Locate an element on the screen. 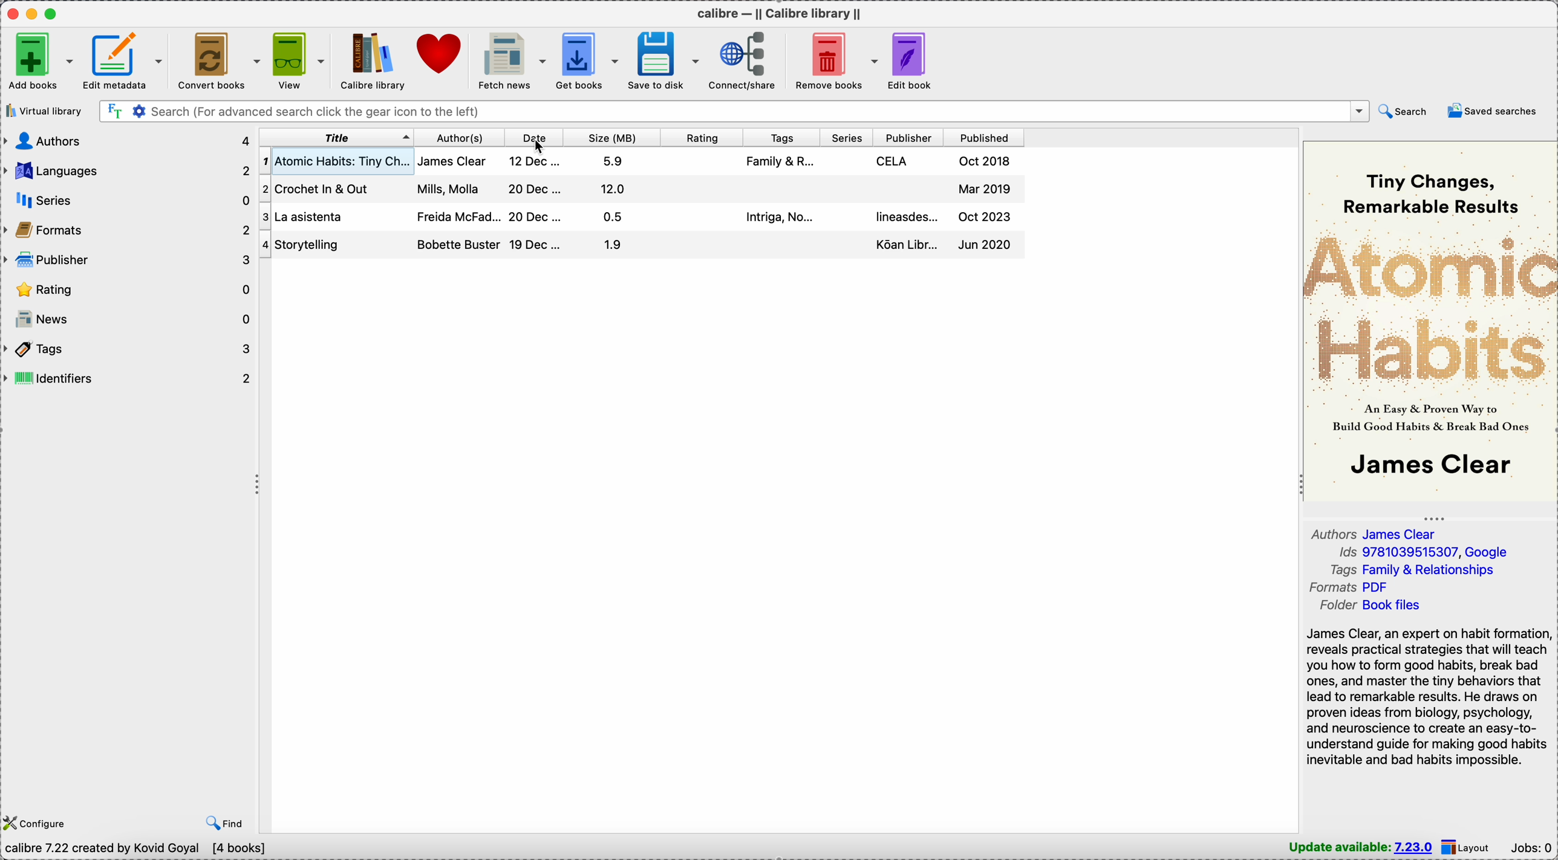 The width and height of the screenshot is (1558, 860). minimize program is located at coordinates (34, 13).